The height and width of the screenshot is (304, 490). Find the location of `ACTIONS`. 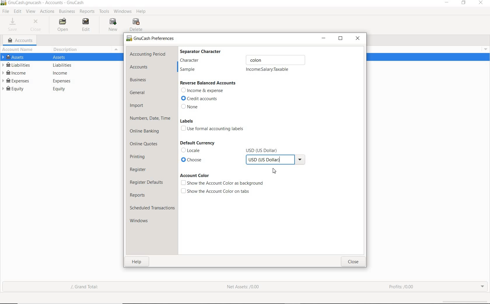

ACTIONS is located at coordinates (47, 12).